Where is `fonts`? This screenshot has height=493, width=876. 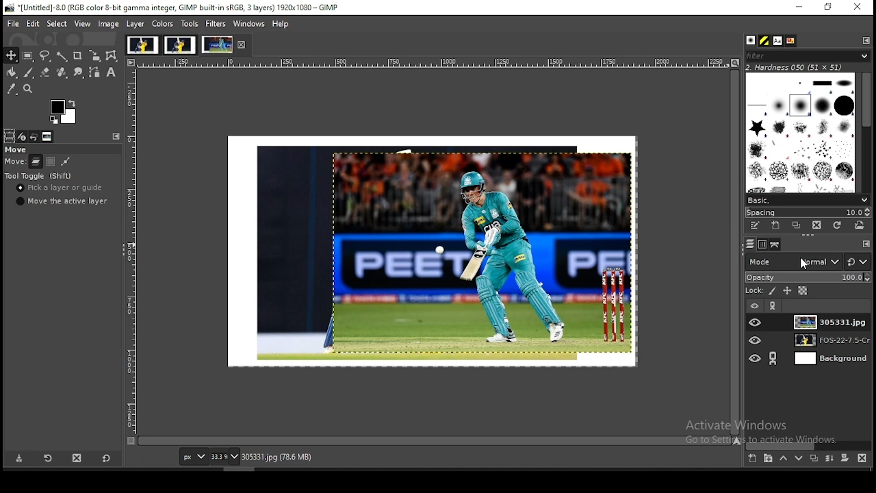 fonts is located at coordinates (777, 40).